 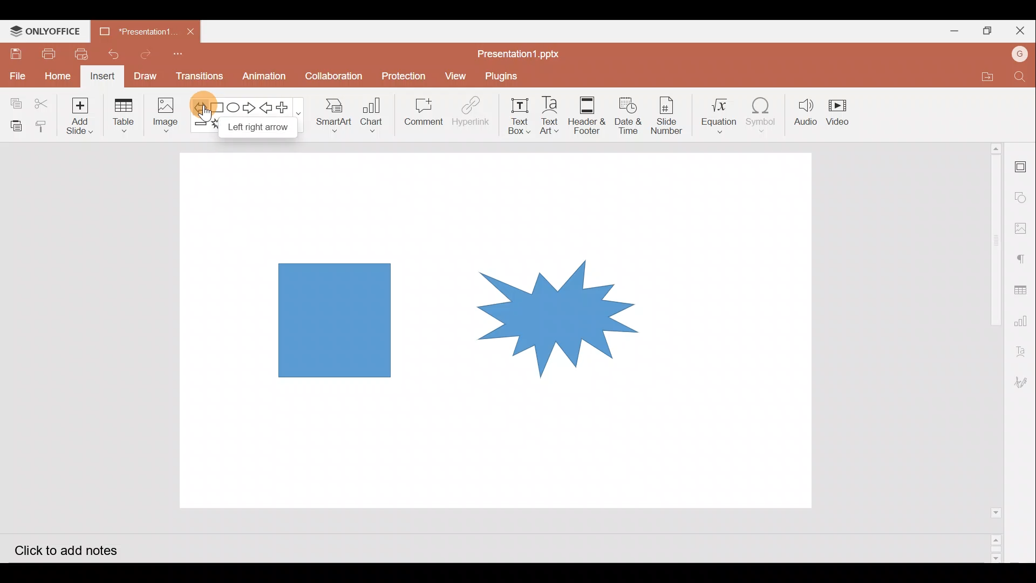 What do you see at coordinates (45, 31) in the screenshot?
I see `ONLYOFFICE` at bounding box center [45, 31].